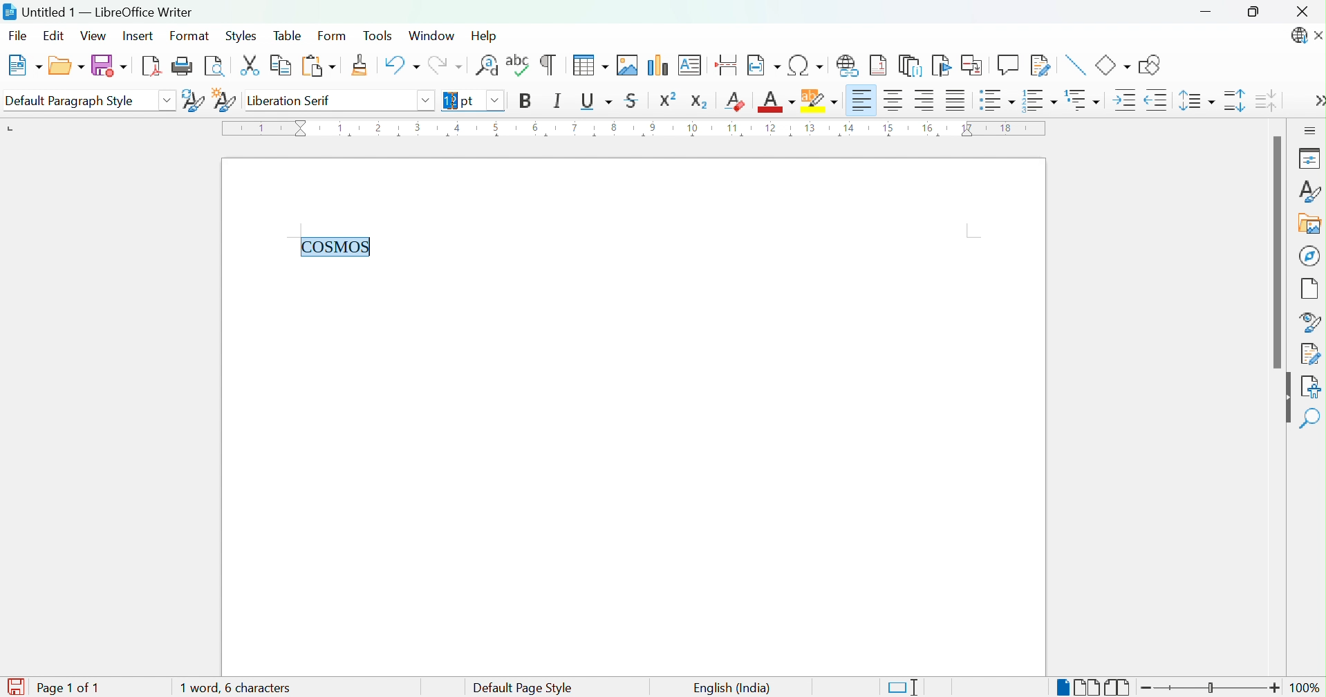  Describe the element at coordinates (670, 100) in the screenshot. I see `Superscript` at that location.